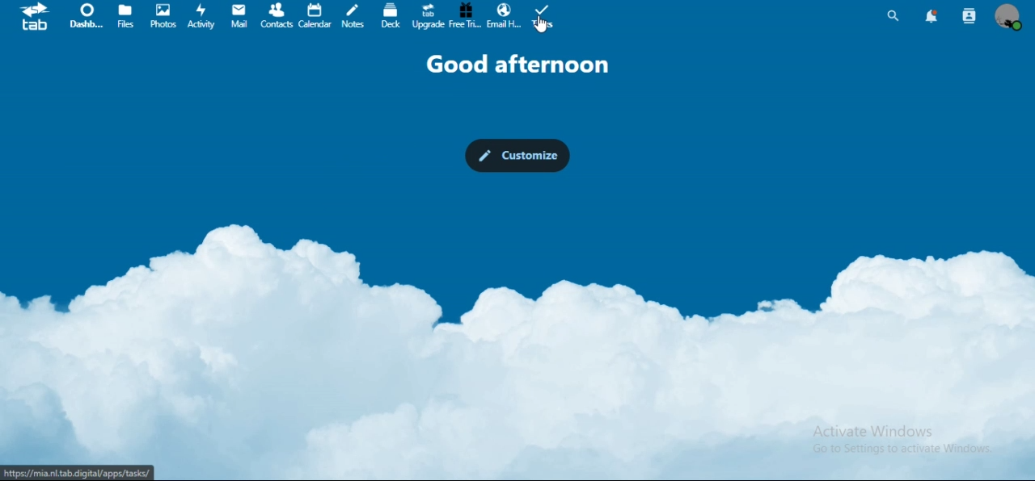  I want to click on , so click(541, 26).